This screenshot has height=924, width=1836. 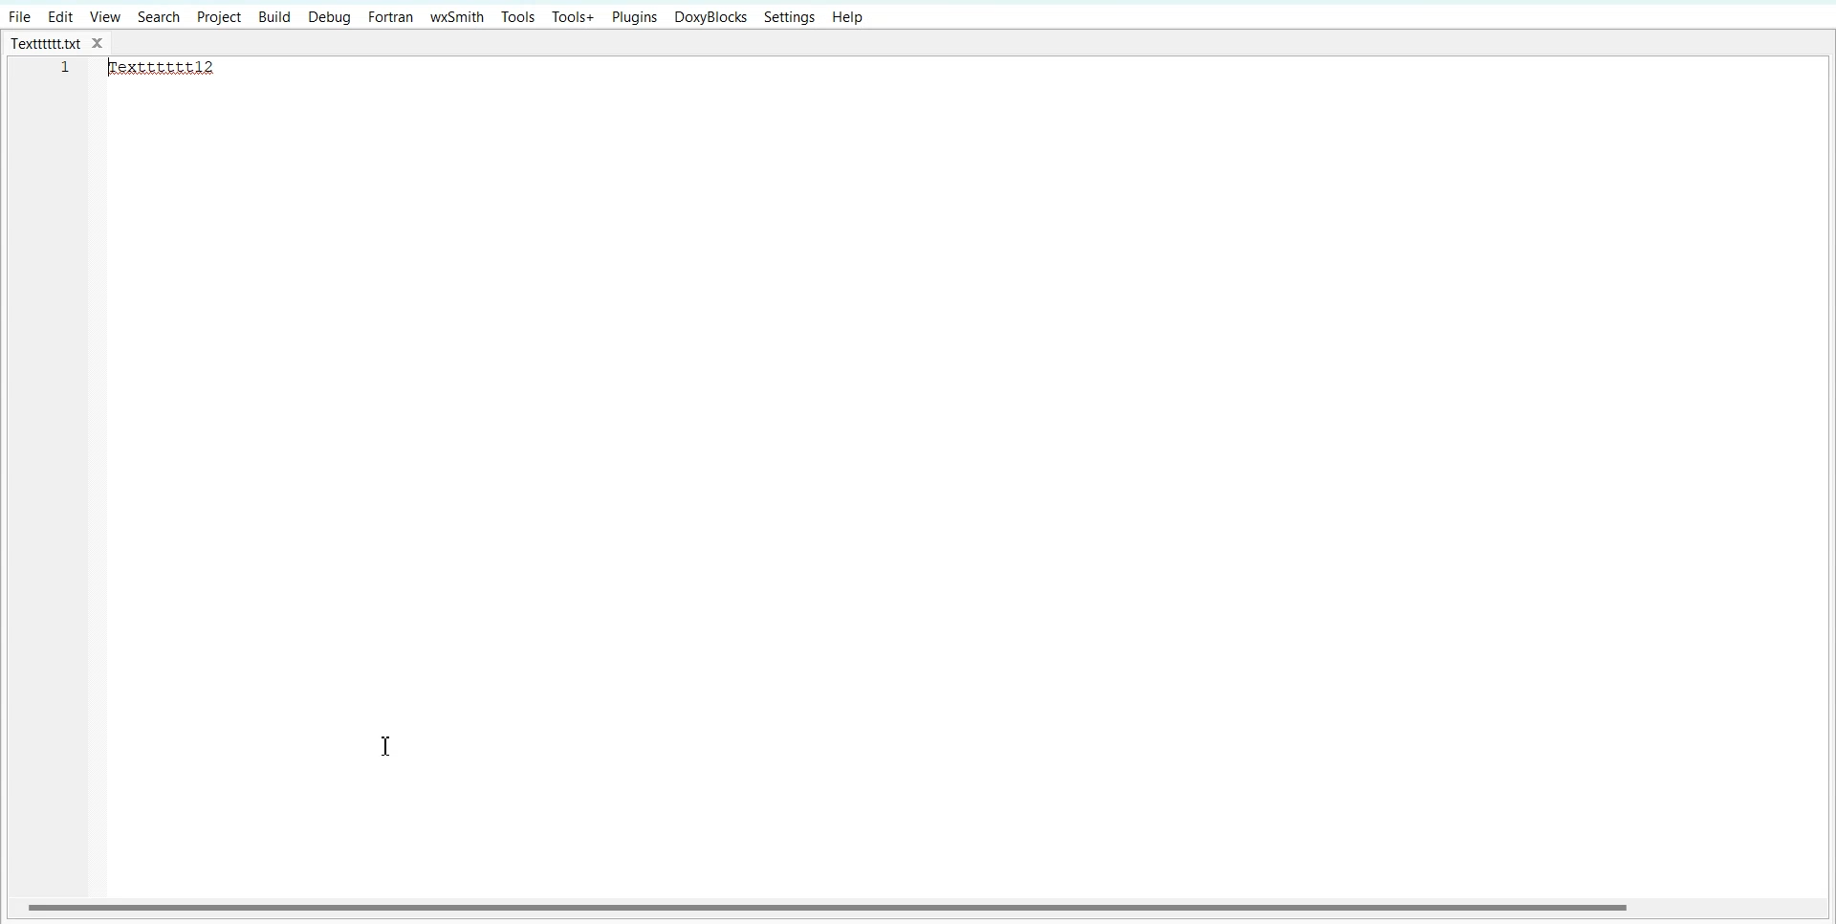 What do you see at coordinates (67, 73) in the screenshot?
I see `Line number` at bounding box center [67, 73].